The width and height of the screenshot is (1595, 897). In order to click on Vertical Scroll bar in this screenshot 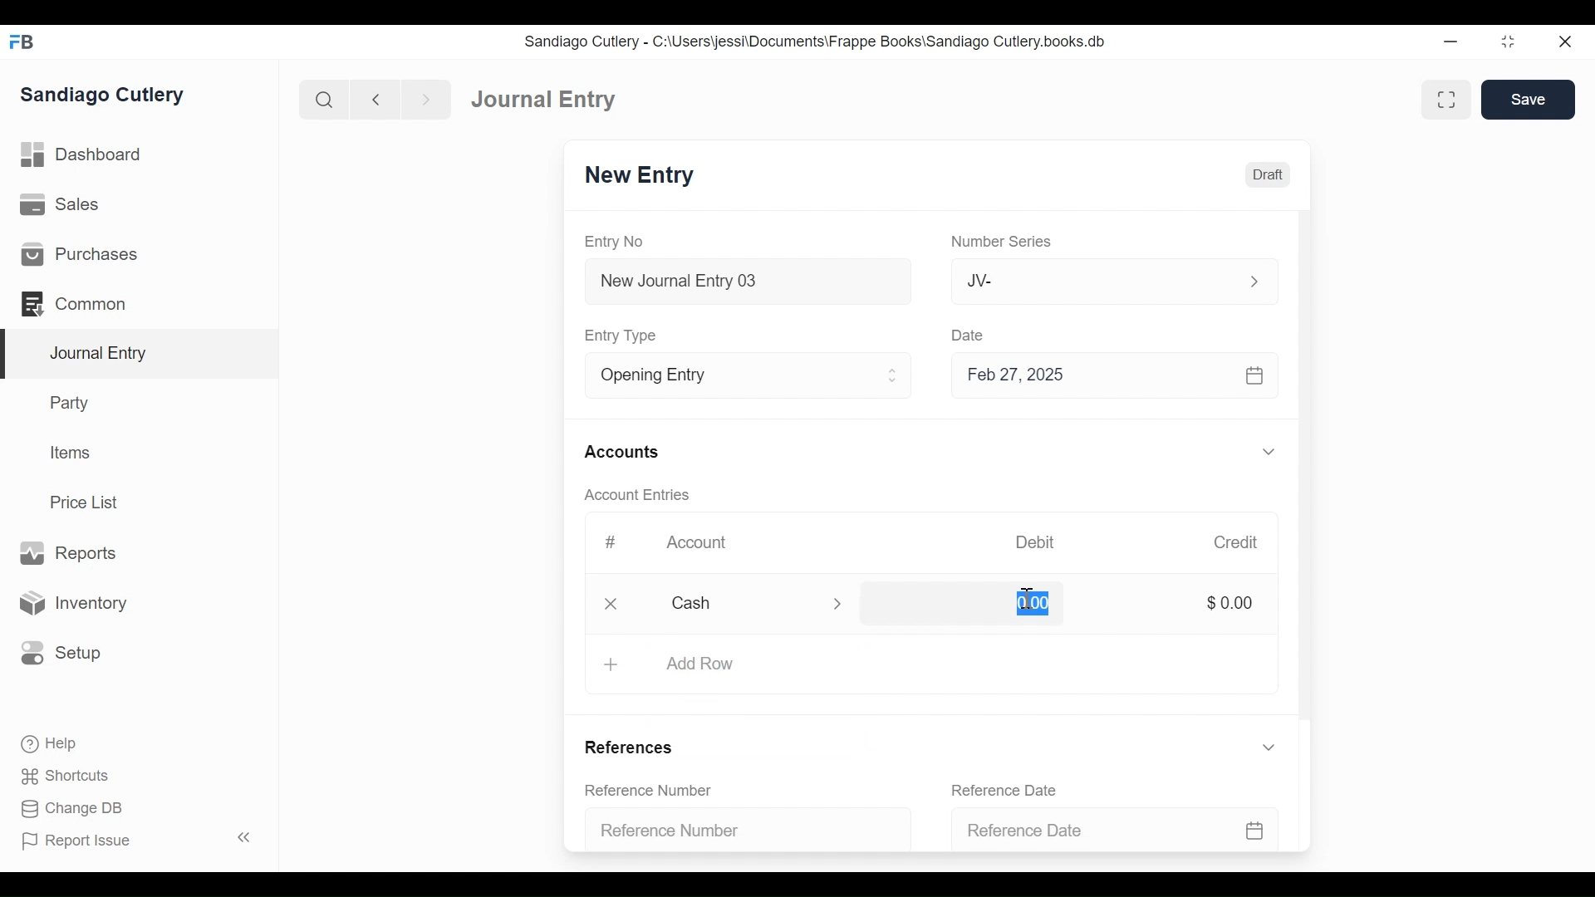, I will do `click(1307, 481)`.